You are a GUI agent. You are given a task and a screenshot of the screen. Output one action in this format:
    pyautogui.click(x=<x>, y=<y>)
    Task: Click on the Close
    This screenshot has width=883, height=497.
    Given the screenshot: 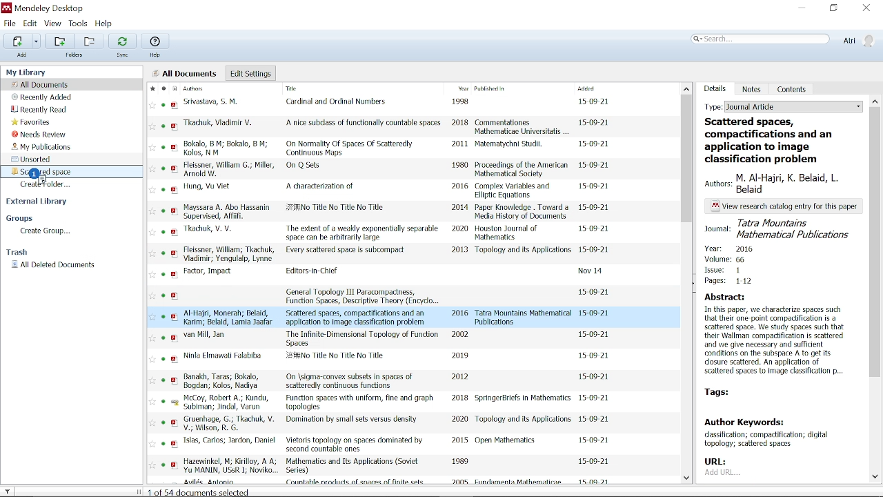 What is the action you would take?
    pyautogui.click(x=867, y=8)
    